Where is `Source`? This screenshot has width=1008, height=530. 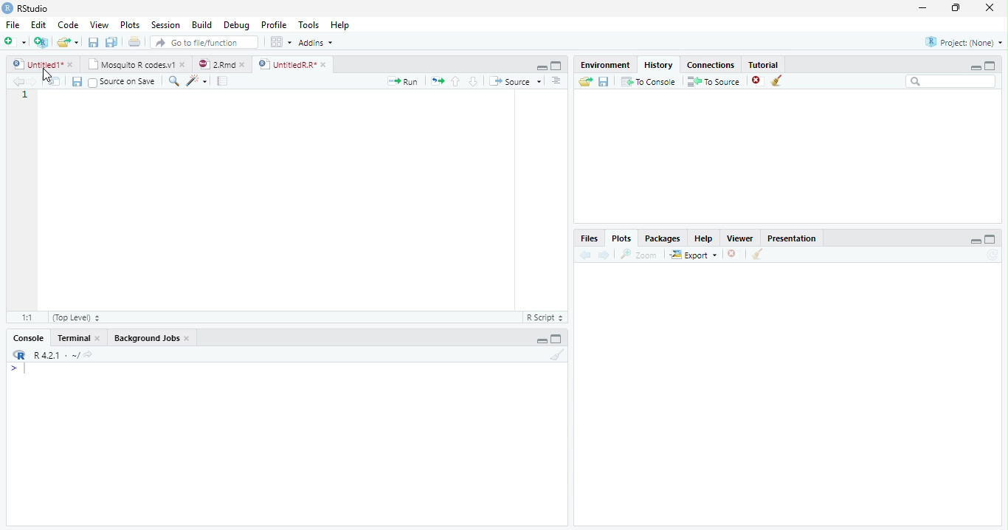
Source is located at coordinates (515, 81).